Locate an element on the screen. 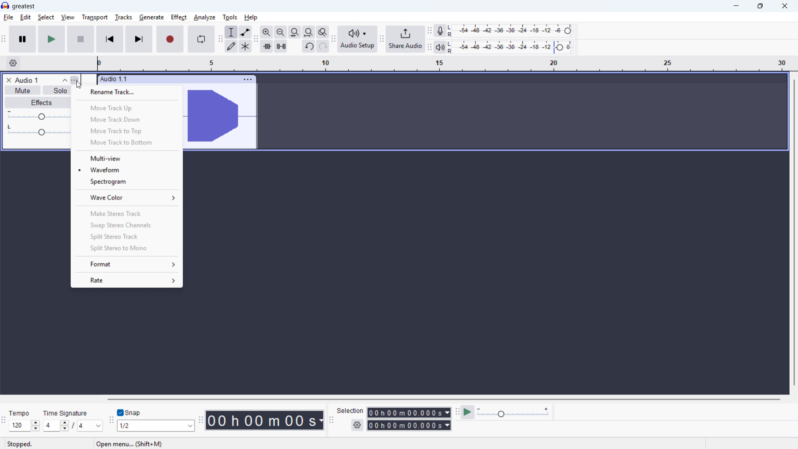 The width and height of the screenshot is (798, 449). Tools  is located at coordinates (230, 17).